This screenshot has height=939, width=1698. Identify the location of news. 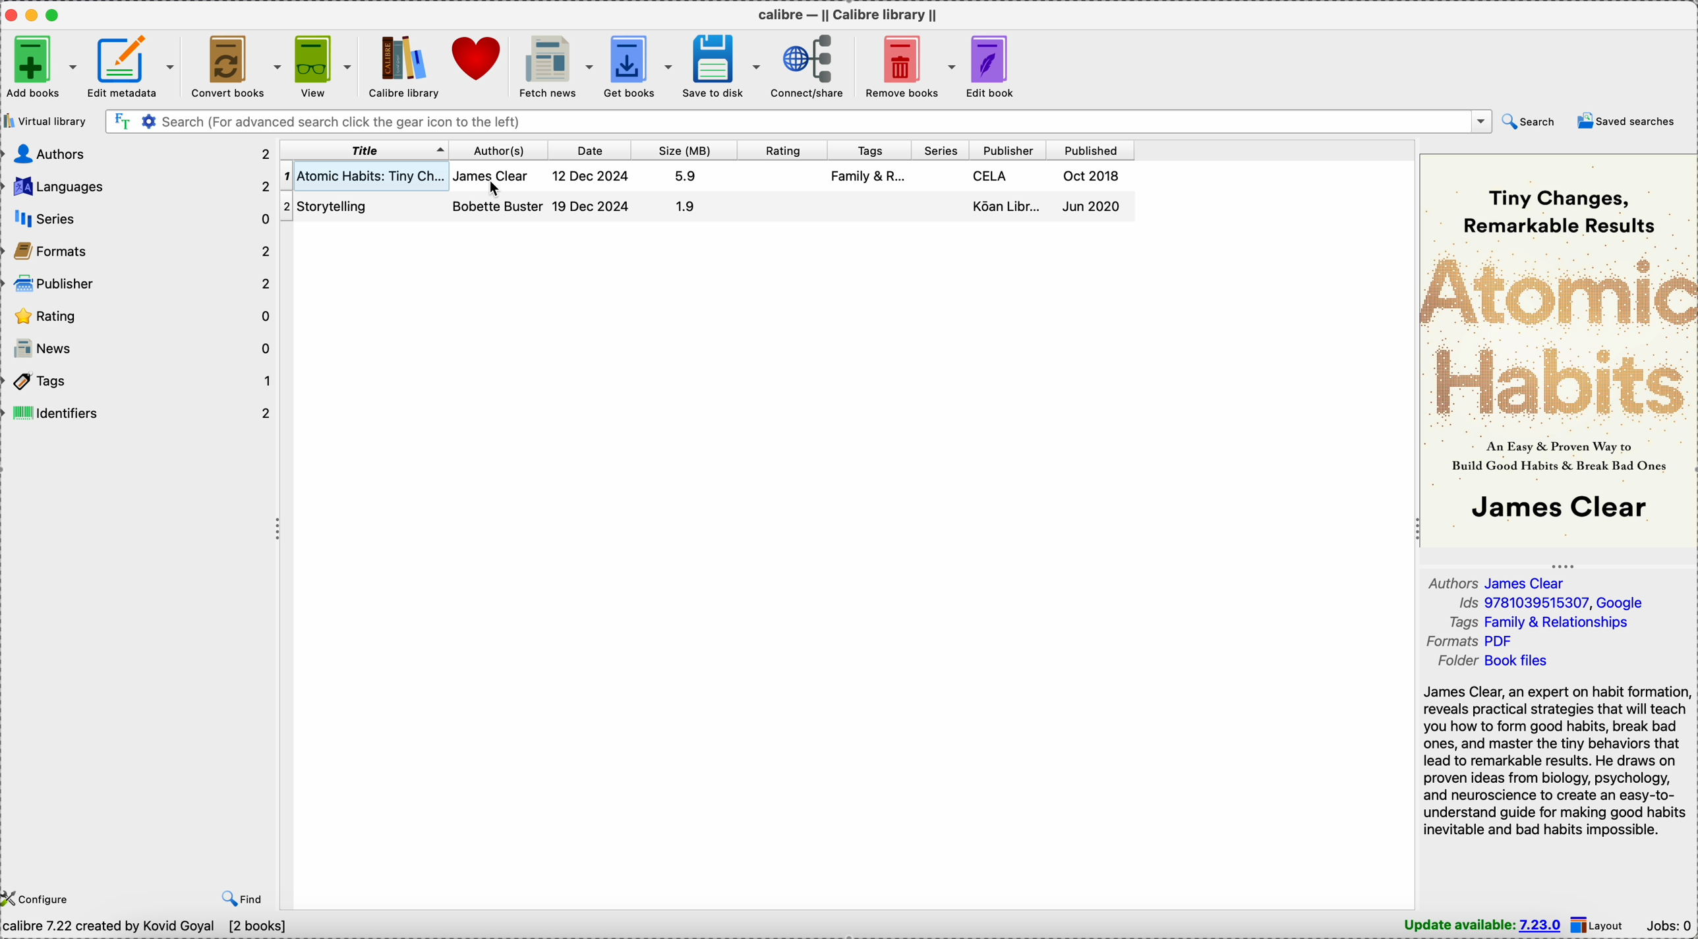
(140, 349).